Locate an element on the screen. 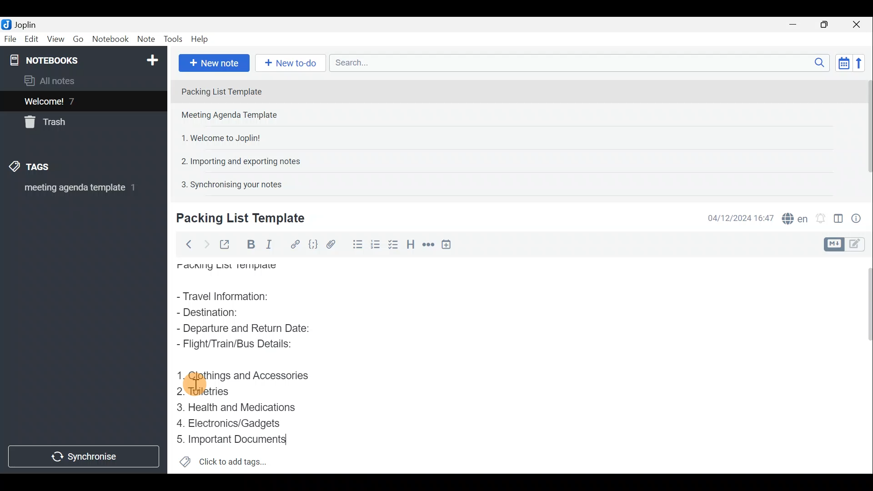  Bulleted list is located at coordinates (354, 246).